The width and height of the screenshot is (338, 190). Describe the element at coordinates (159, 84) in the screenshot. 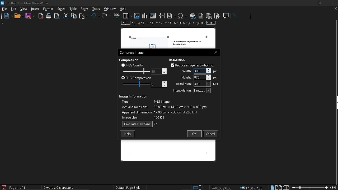

I see `change png compression` at that location.